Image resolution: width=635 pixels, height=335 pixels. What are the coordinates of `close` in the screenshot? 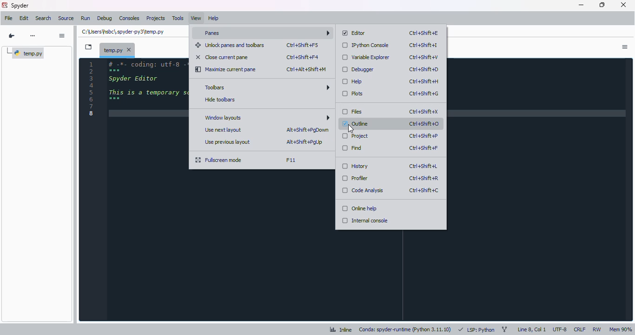 It's located at (624, 5).